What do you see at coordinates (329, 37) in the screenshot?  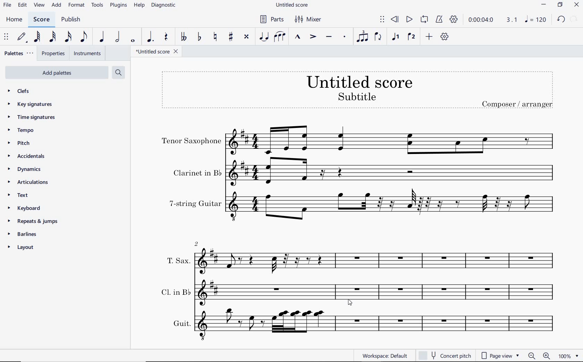 I see `TENUTO` at bounding box center [329, 37].